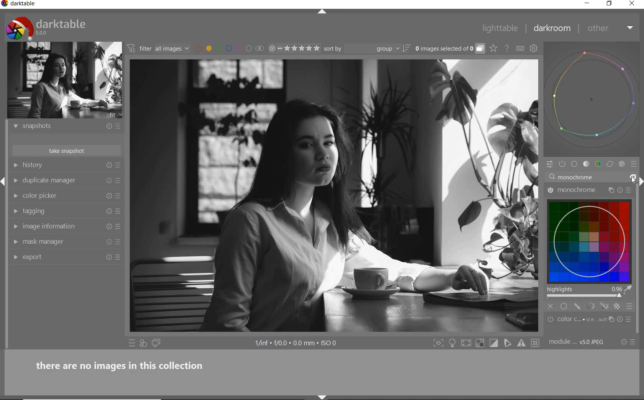  Describe the element at coordinates (622, 165) in the screenshot. I see `effect` at that location.